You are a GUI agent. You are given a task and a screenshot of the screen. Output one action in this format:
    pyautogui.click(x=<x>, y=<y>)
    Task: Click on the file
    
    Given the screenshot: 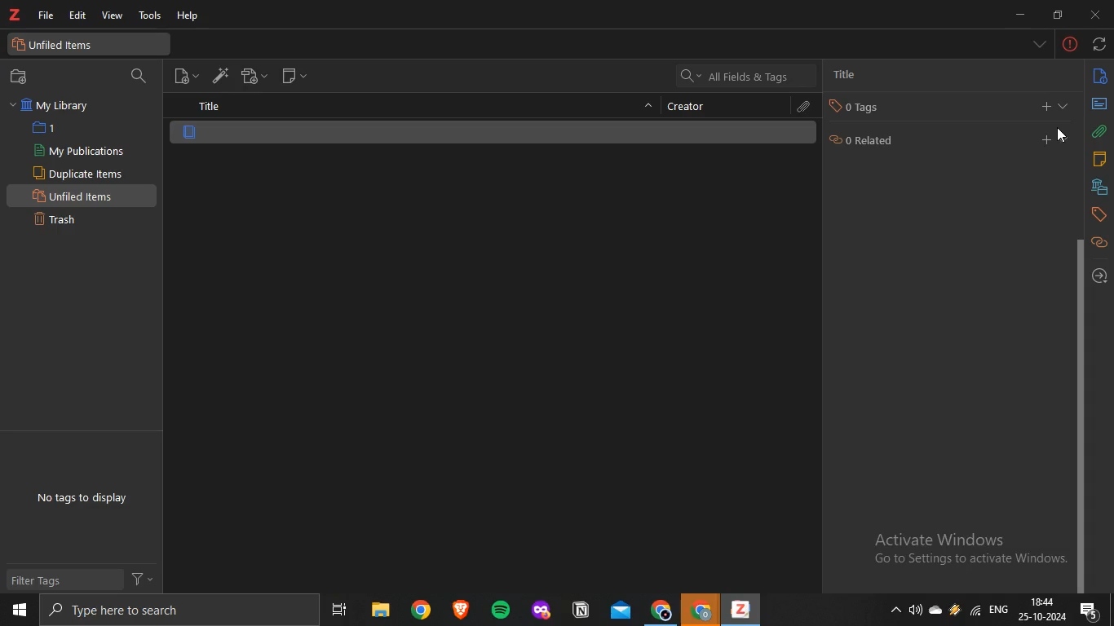 What is the action you would take?
    pyautogui.click(x=45, y=15)
    